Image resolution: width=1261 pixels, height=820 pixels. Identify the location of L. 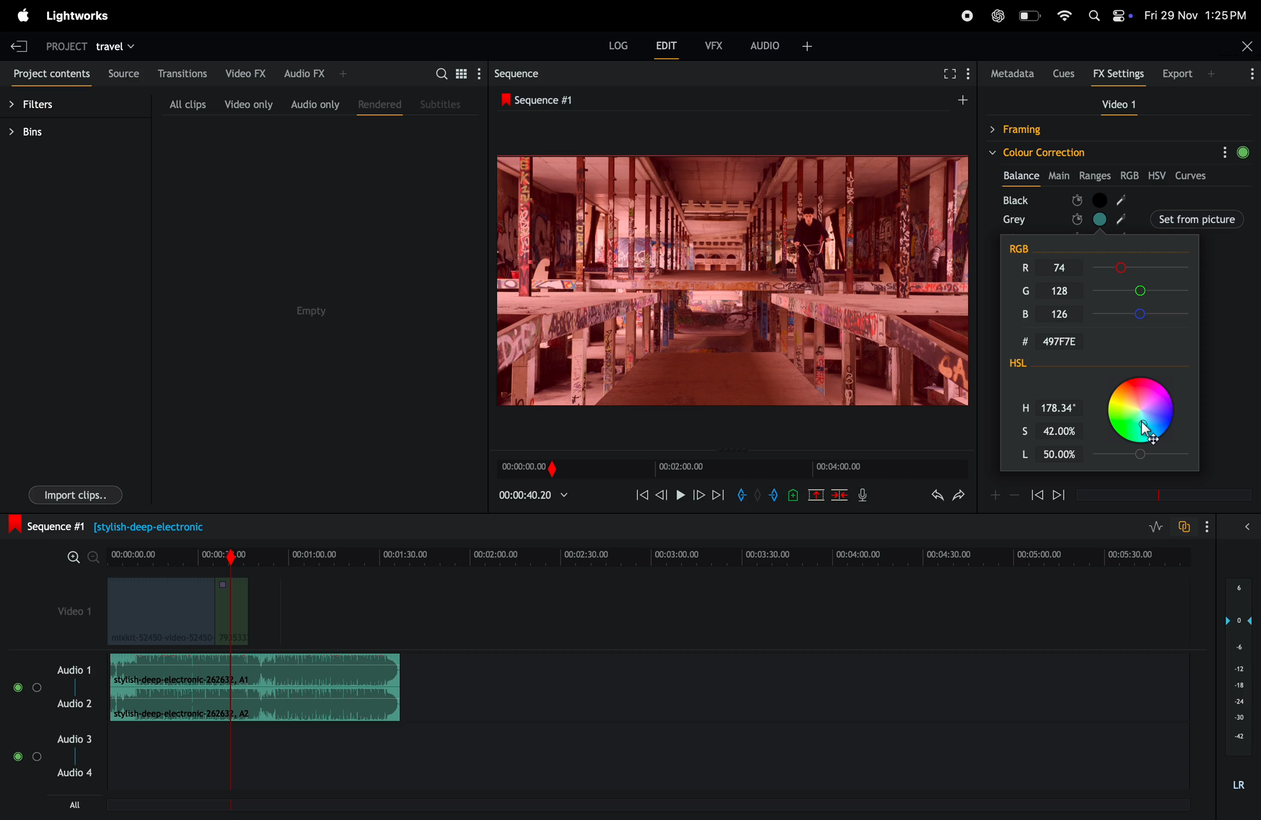
(1016, 454).